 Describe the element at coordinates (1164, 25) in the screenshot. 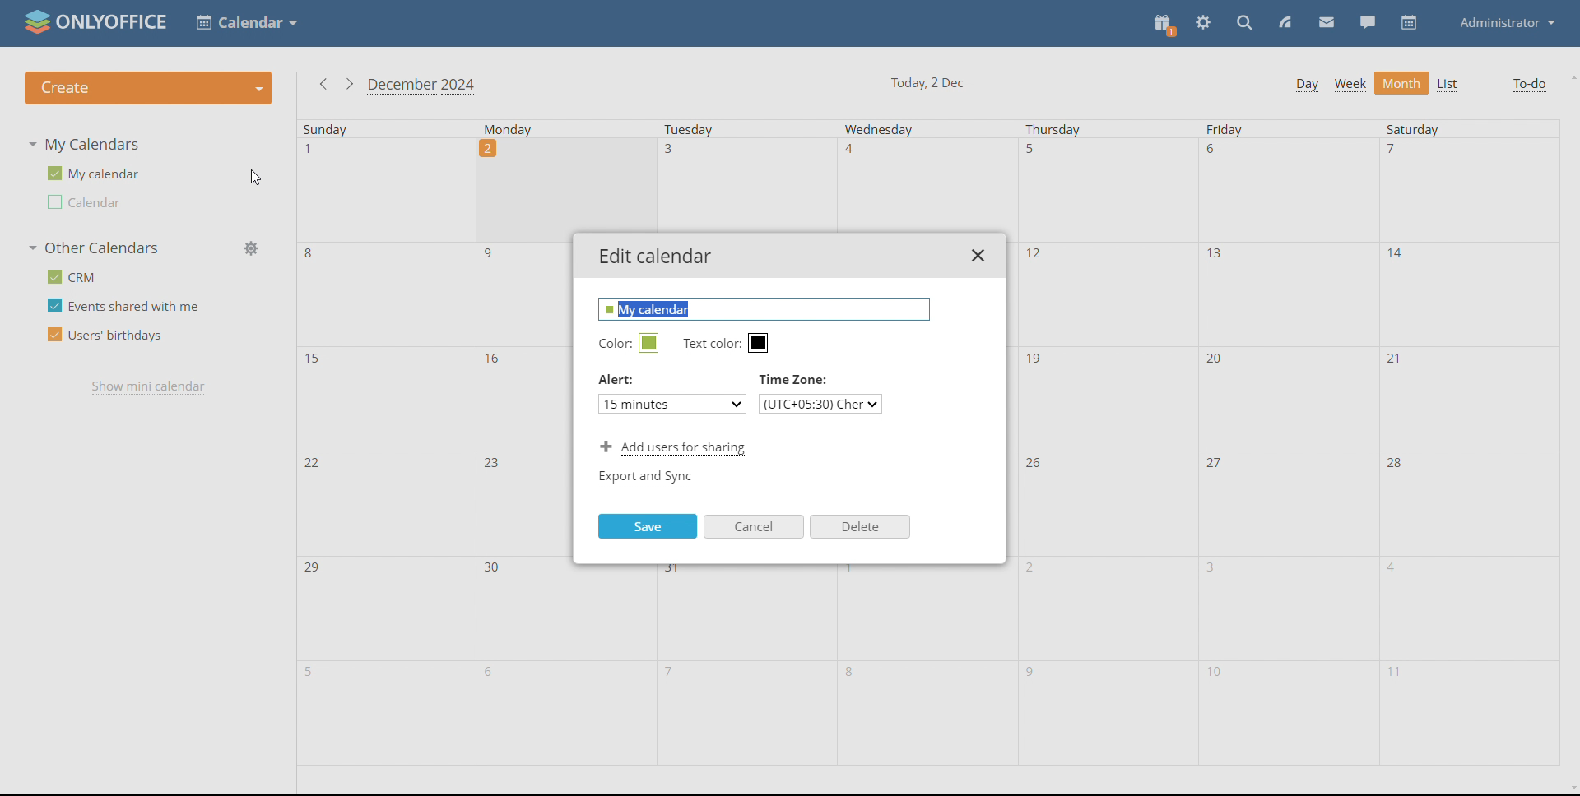

I see `present` at that location.